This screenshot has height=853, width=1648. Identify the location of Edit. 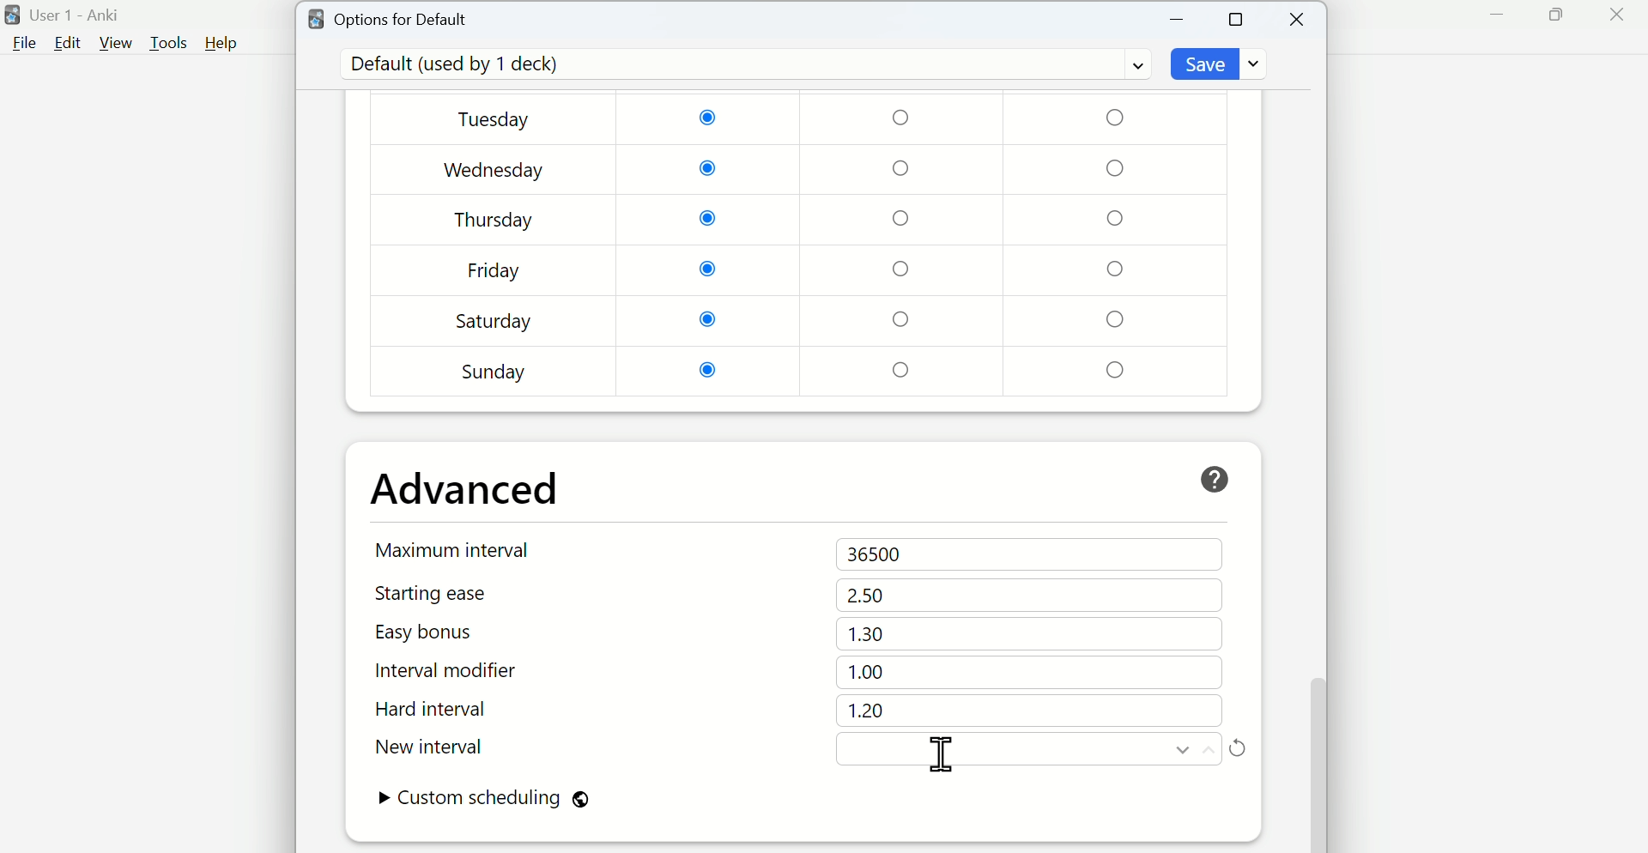
(68, 43).